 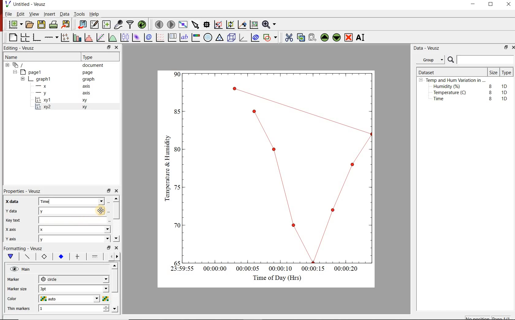 I want to click on move to the next page, so click(x=171, y=24).